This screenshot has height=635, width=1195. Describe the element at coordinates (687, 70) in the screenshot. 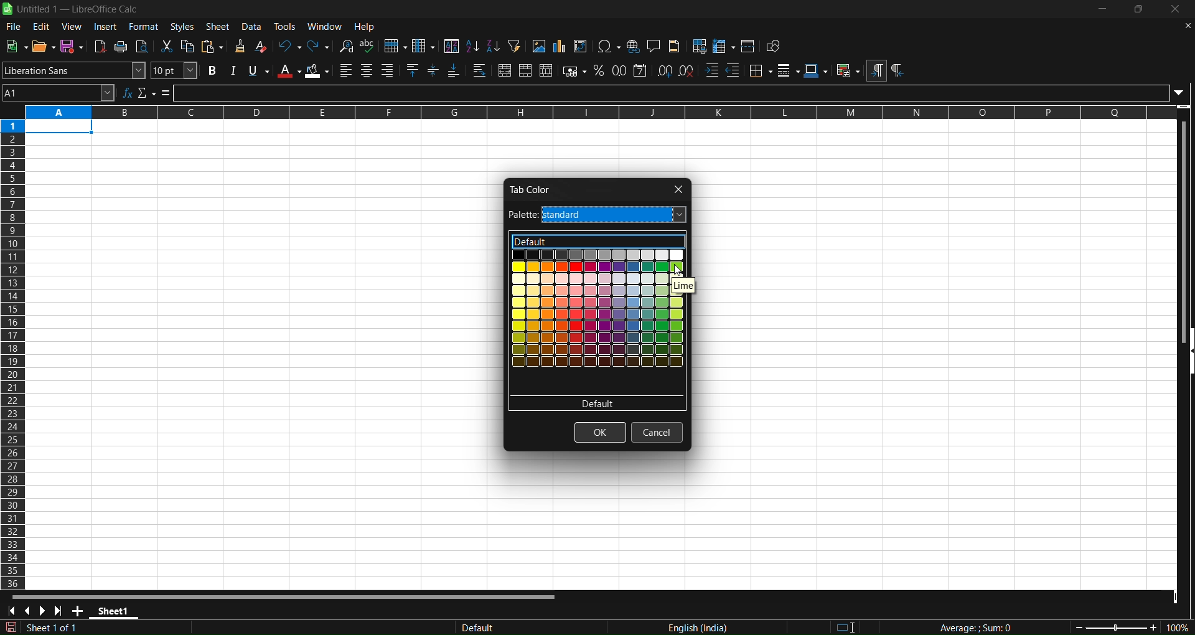

I see `remove decimal place` at that location.